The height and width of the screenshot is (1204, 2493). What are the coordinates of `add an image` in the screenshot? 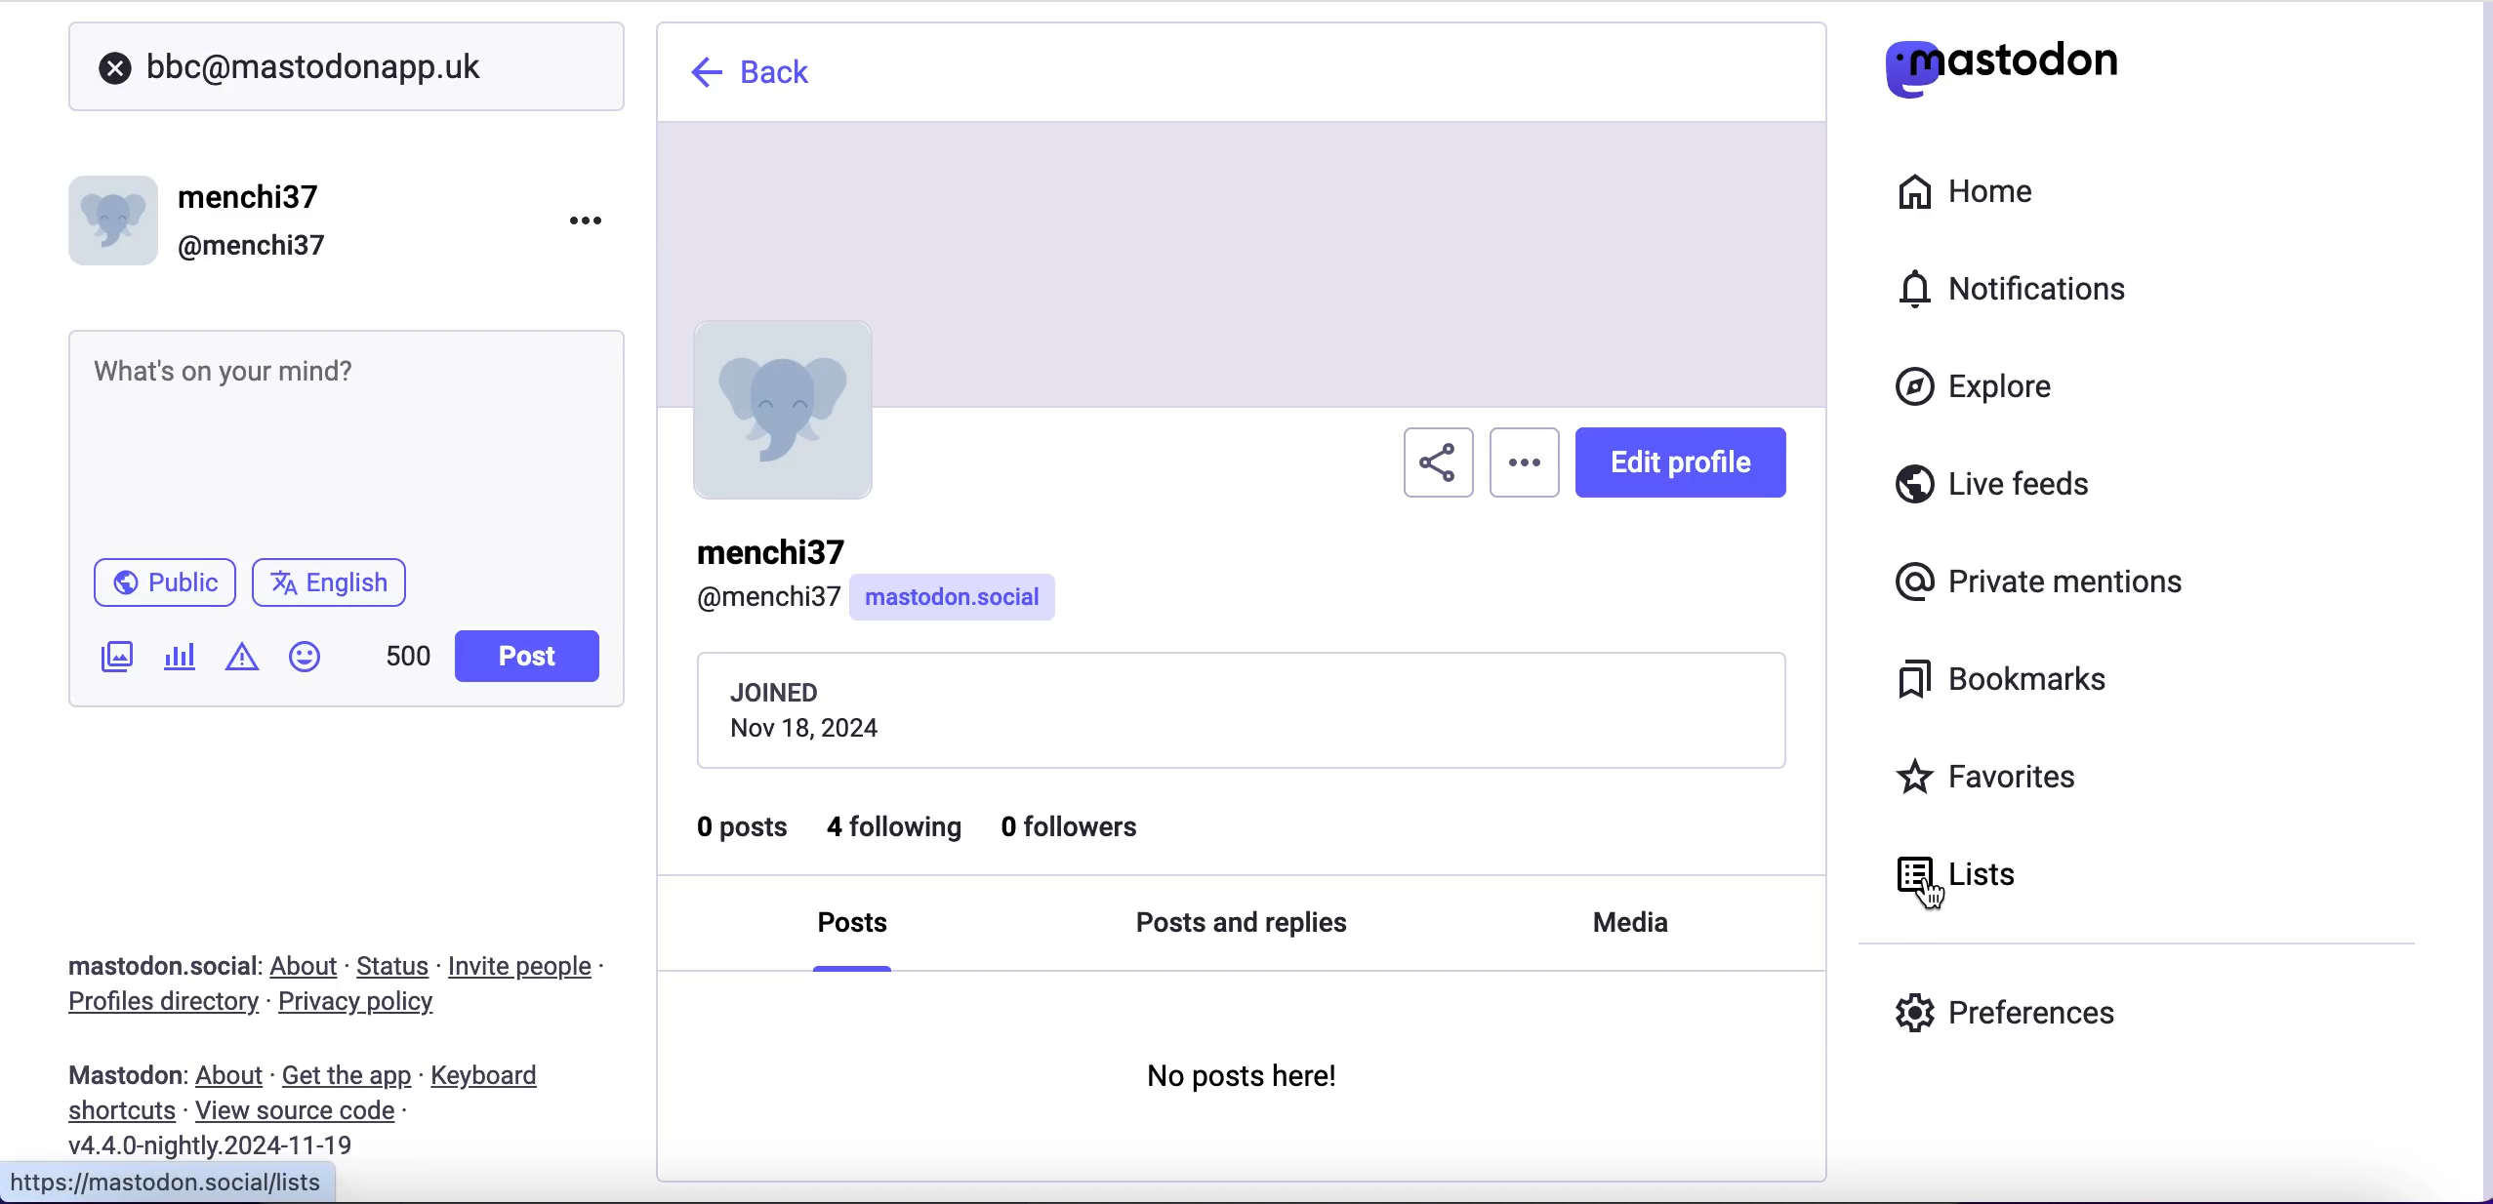 It's located at (114, 657).